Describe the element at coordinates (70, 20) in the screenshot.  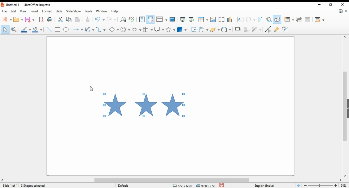
I see `copy` at that location.